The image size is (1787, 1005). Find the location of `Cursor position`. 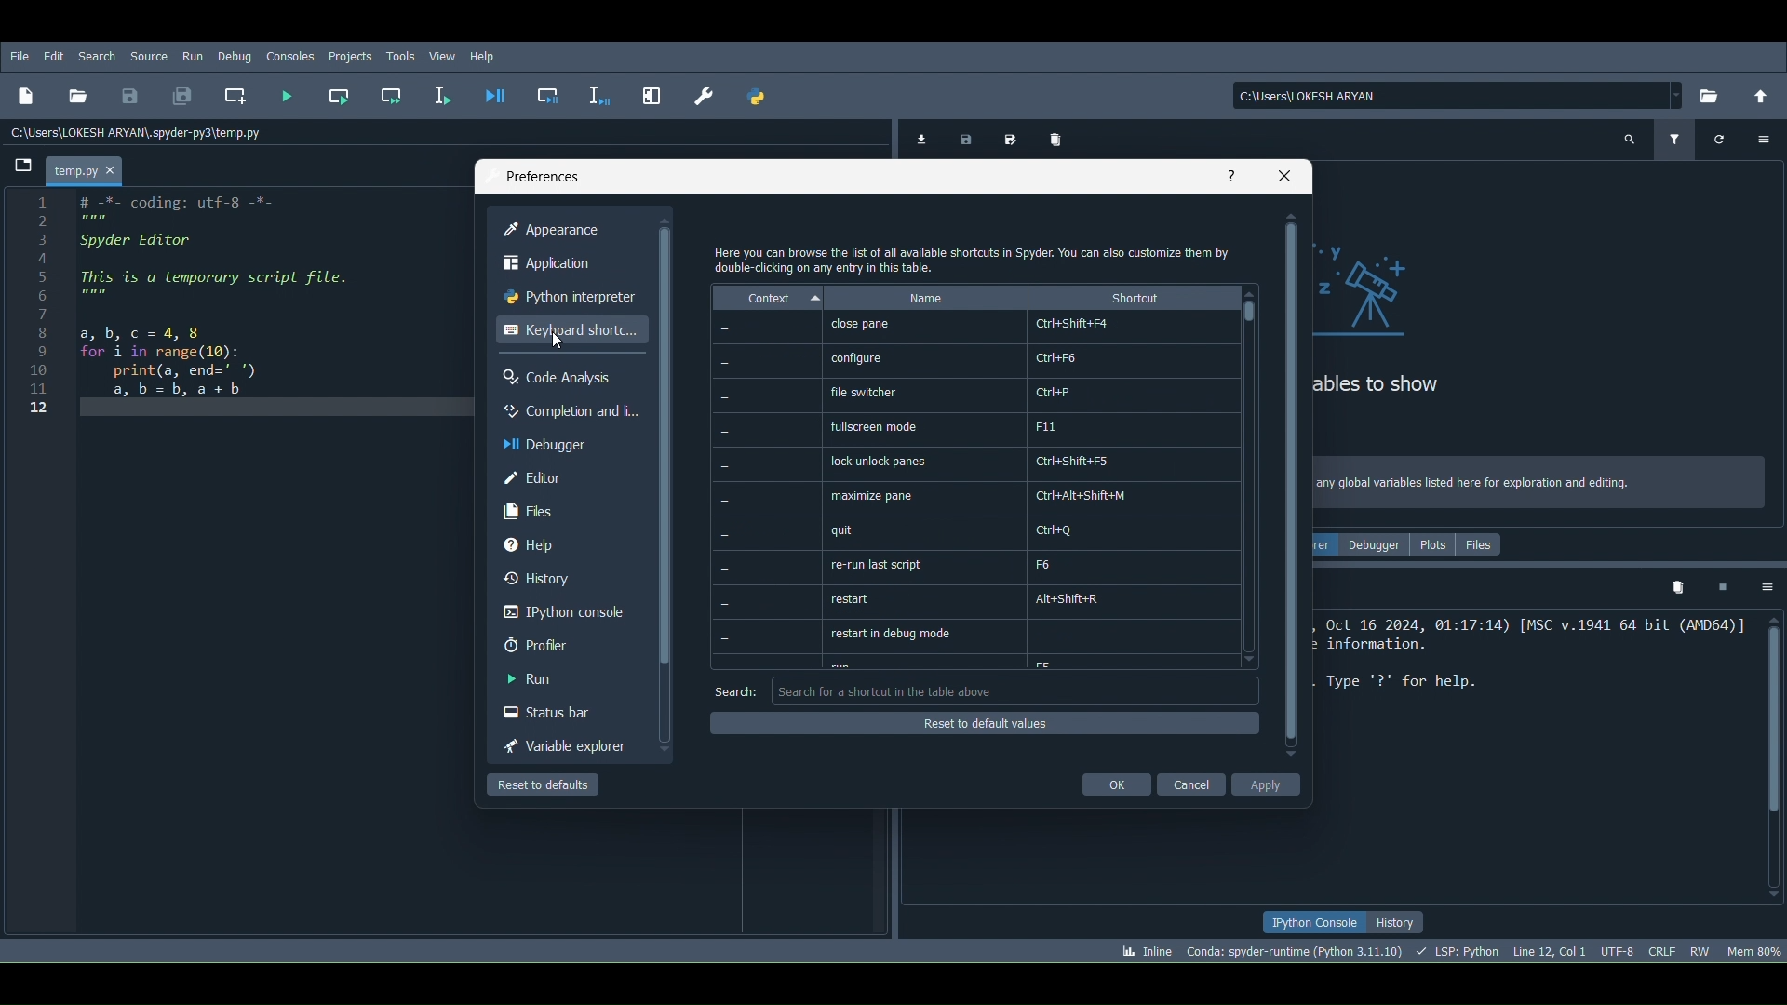

Cursor position is located at coordinates (553, 341).